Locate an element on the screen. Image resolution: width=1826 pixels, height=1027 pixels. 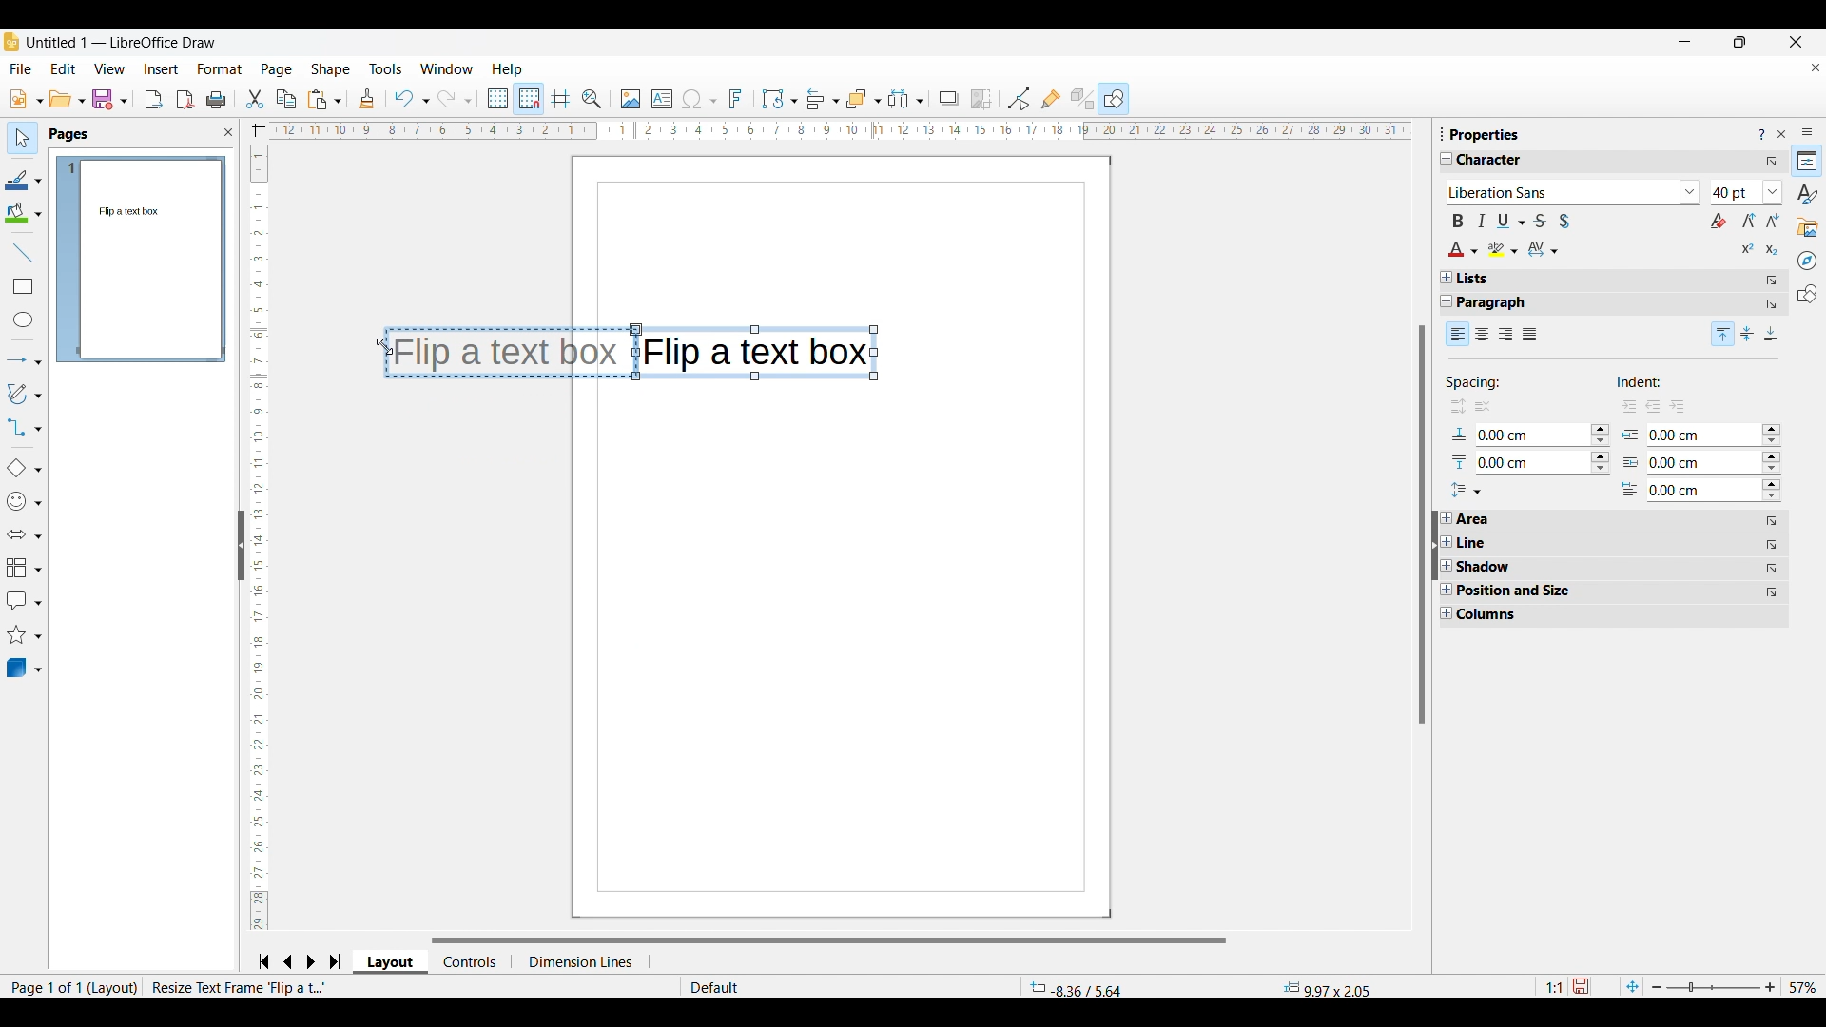
Column property is located at coordinates (1495, 615).